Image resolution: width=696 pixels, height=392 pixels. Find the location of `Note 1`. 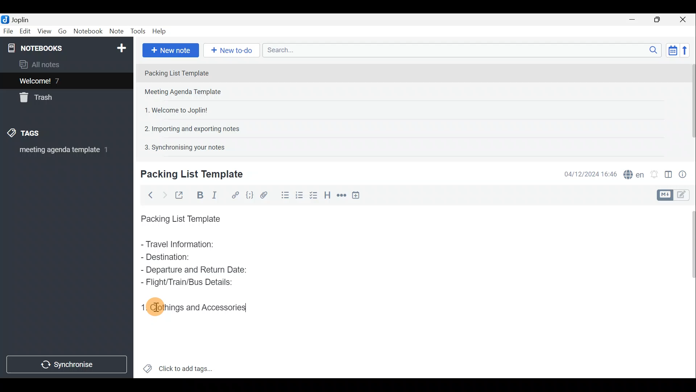

Note 1 is located at coordinates (203, 72).